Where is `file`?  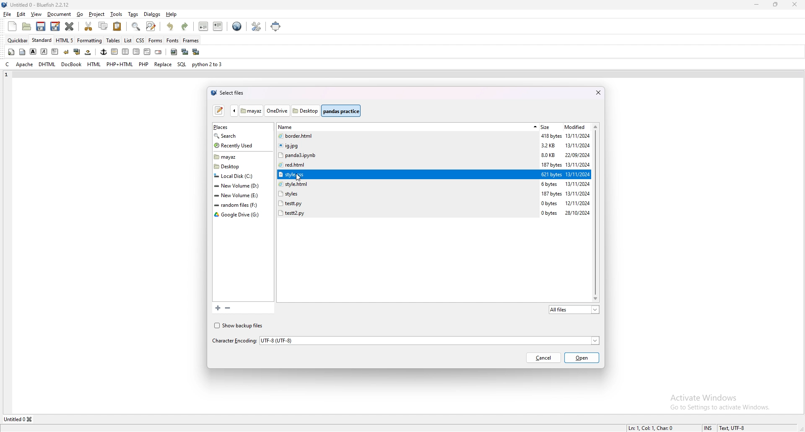 file is located at coordinates (407, 212).